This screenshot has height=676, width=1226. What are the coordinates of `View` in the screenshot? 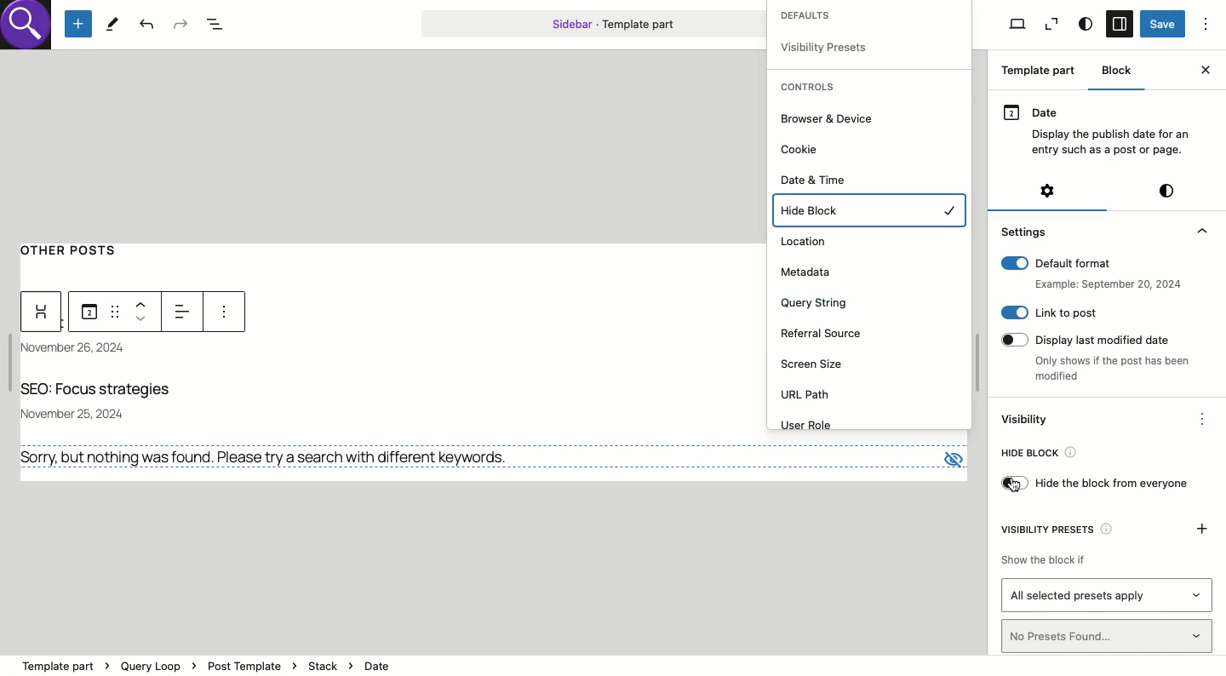 It's located at (1051, 25).